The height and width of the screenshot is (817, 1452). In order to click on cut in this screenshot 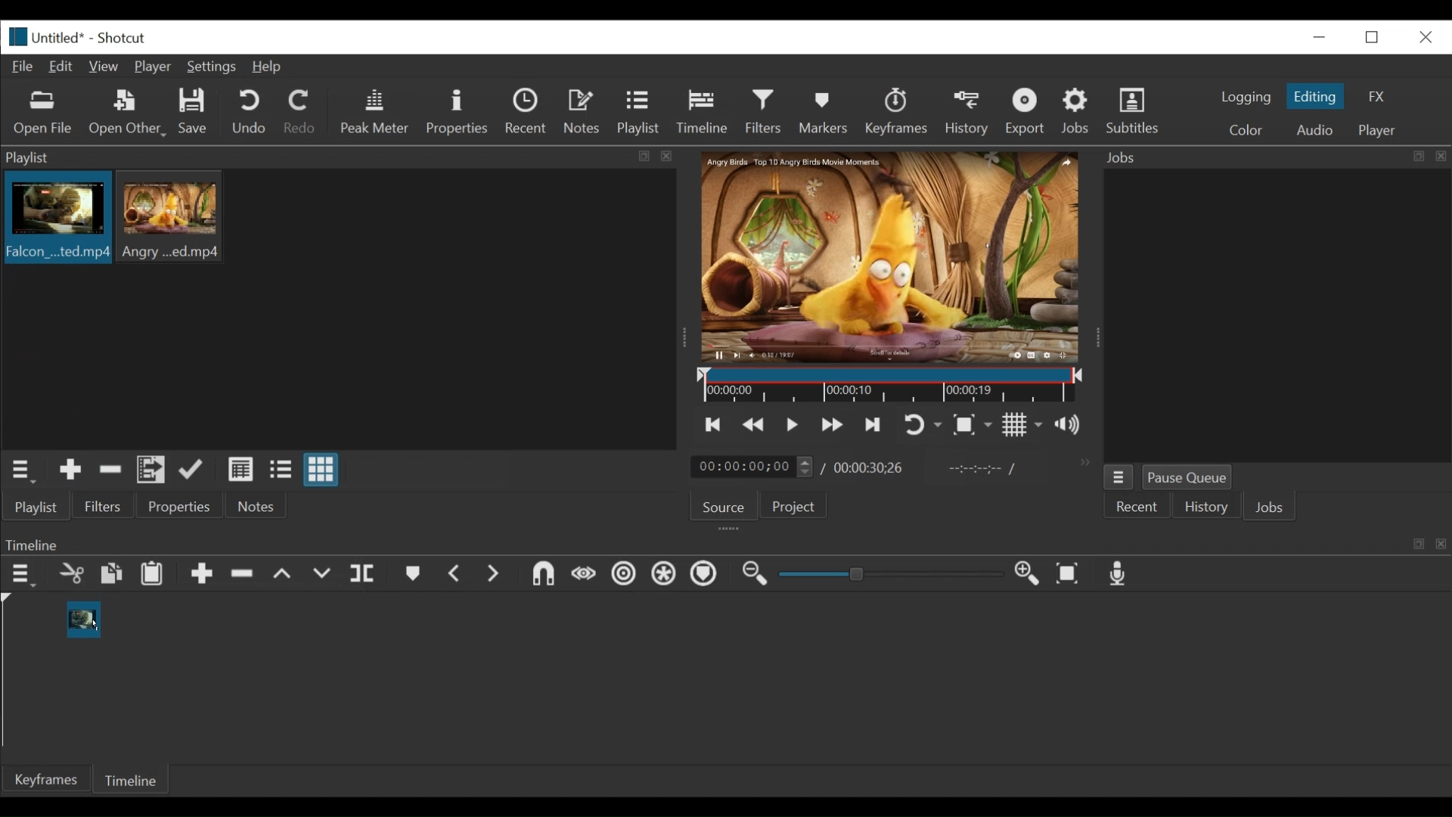, I will do `click(70, 575)`.